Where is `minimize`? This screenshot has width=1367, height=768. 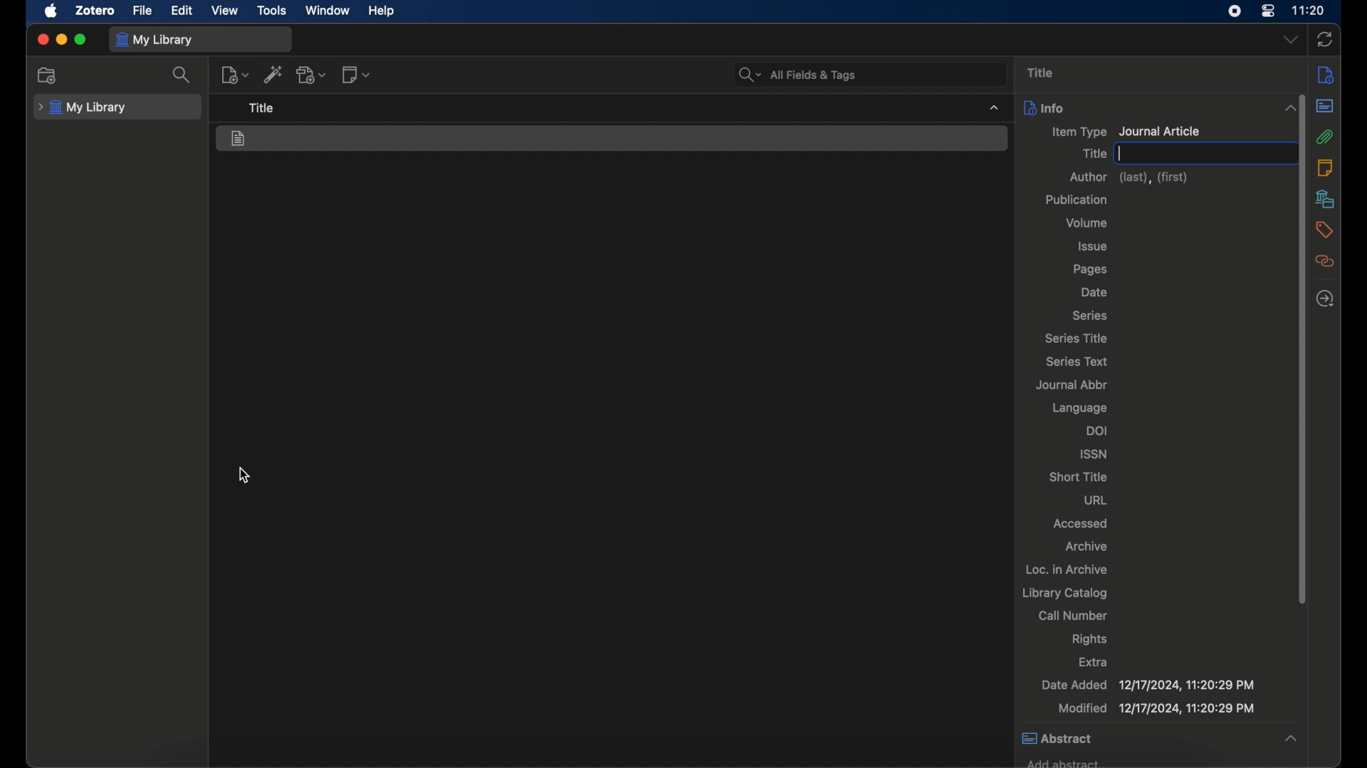
minimize is located at coordinates (60, 38).